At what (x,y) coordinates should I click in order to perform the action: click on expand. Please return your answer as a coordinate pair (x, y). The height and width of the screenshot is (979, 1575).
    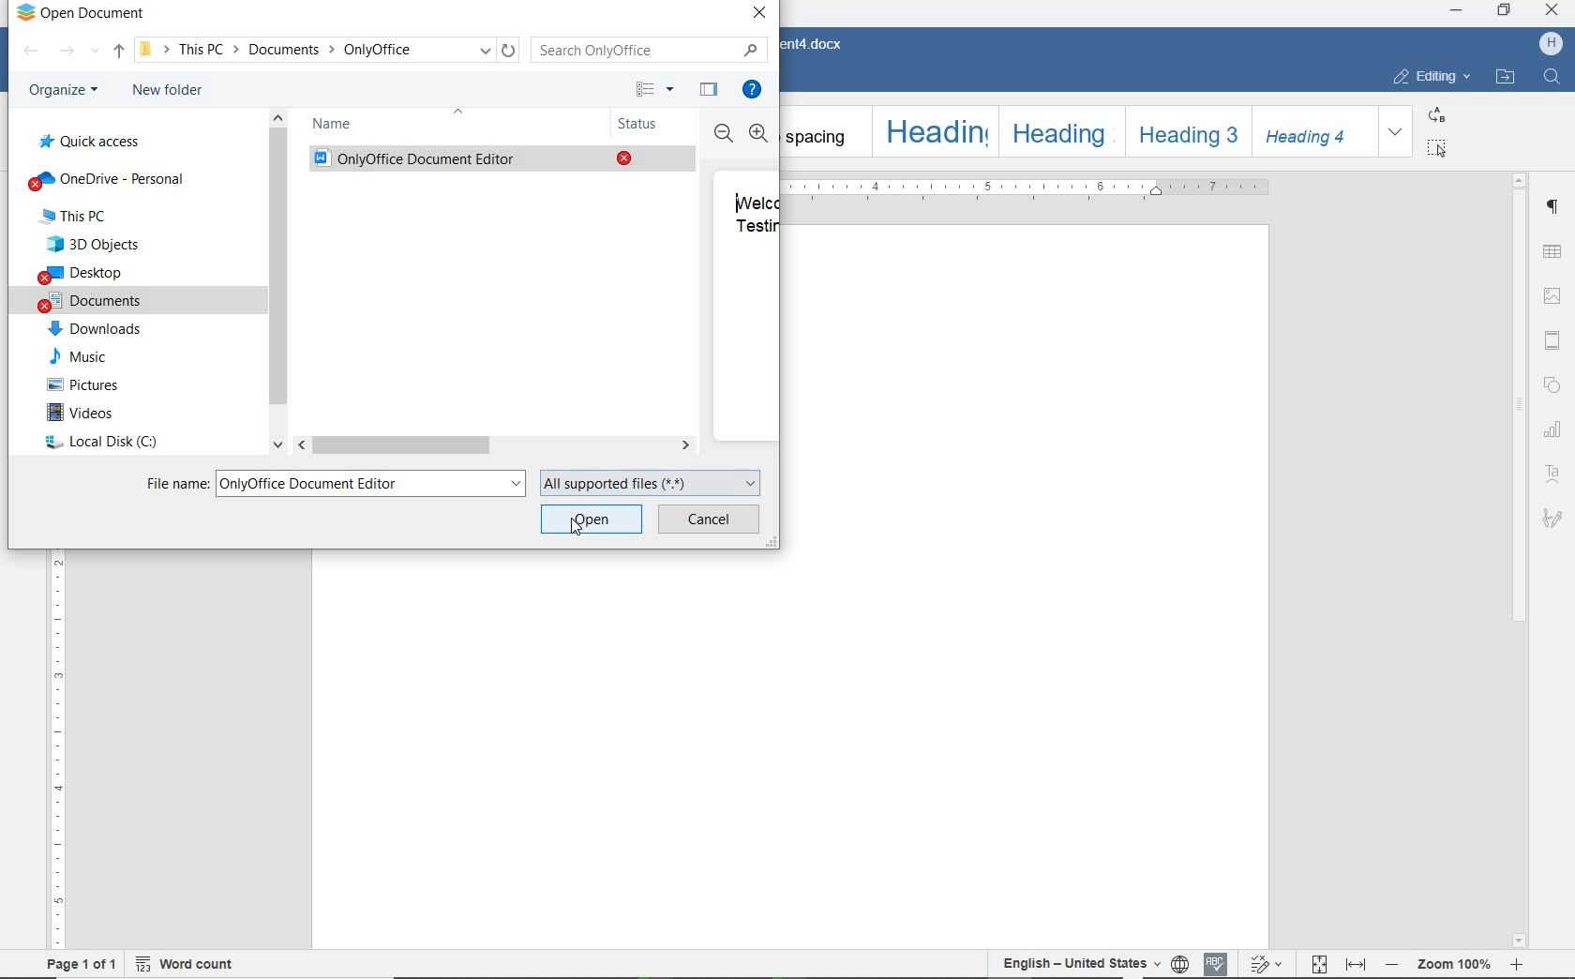
    Looking at the image, I should click on (1396, 133).